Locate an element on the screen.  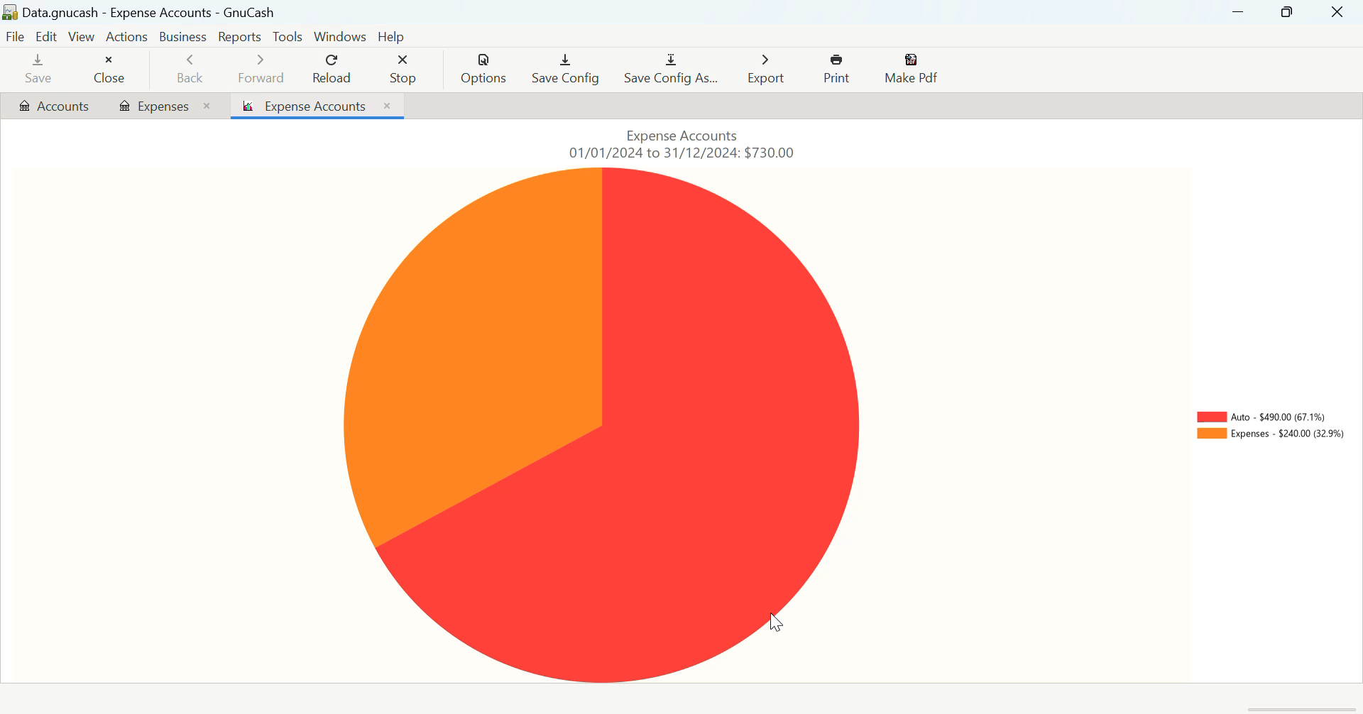
Cursor Position AFTER_LAST_ACTION is located at coordinates (777, 625).